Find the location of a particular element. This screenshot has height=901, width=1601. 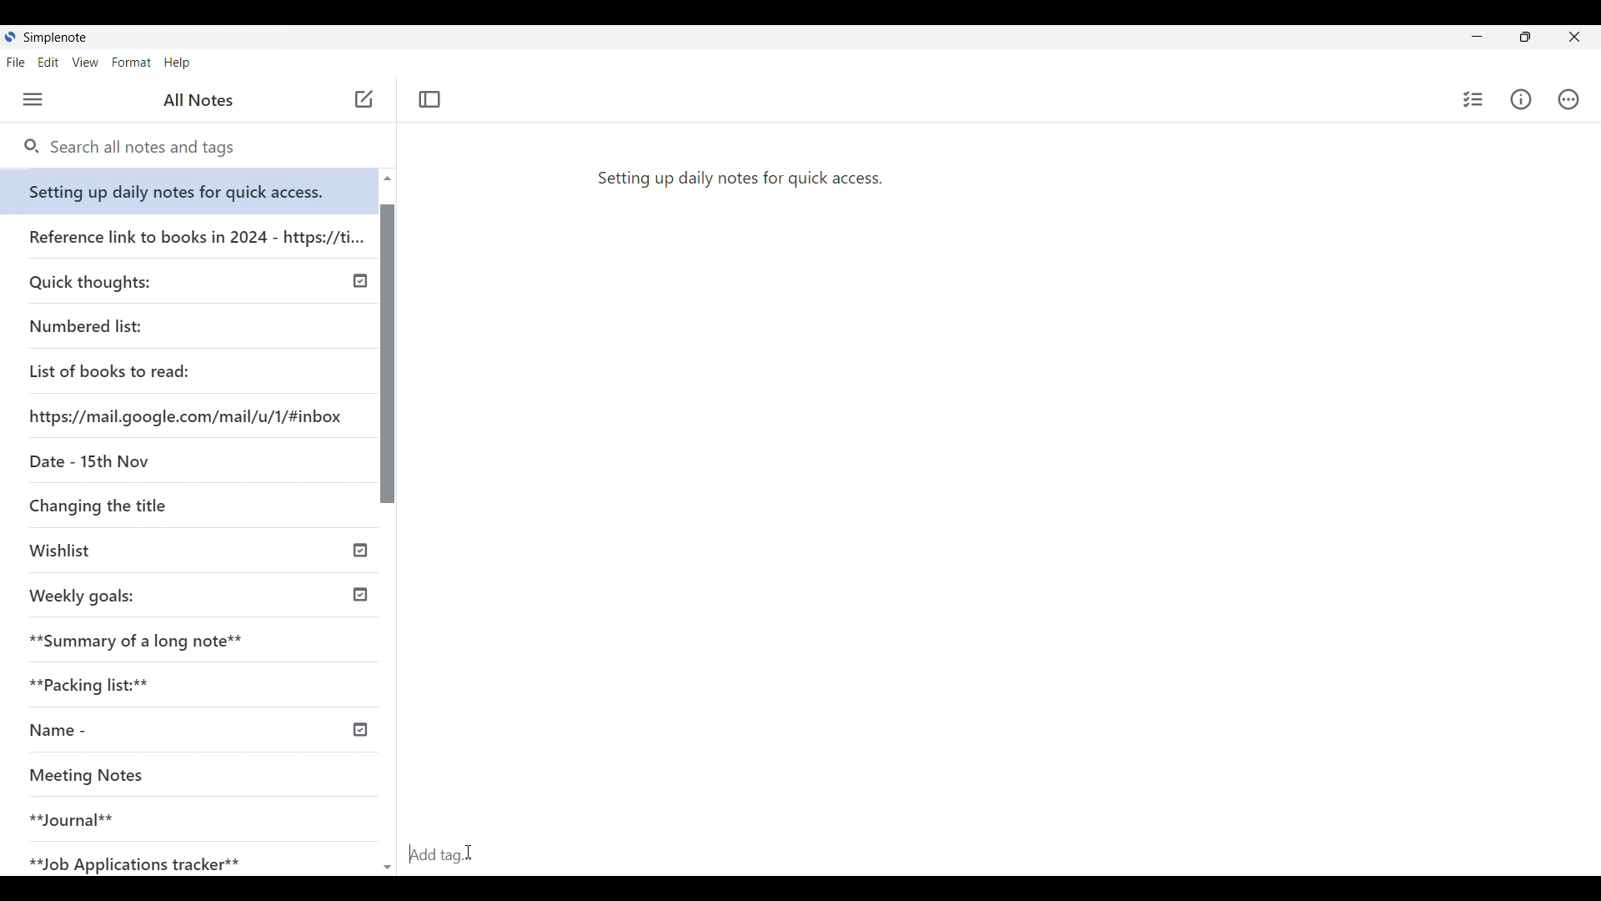

Edit menu is located at coordinates (48, 63).